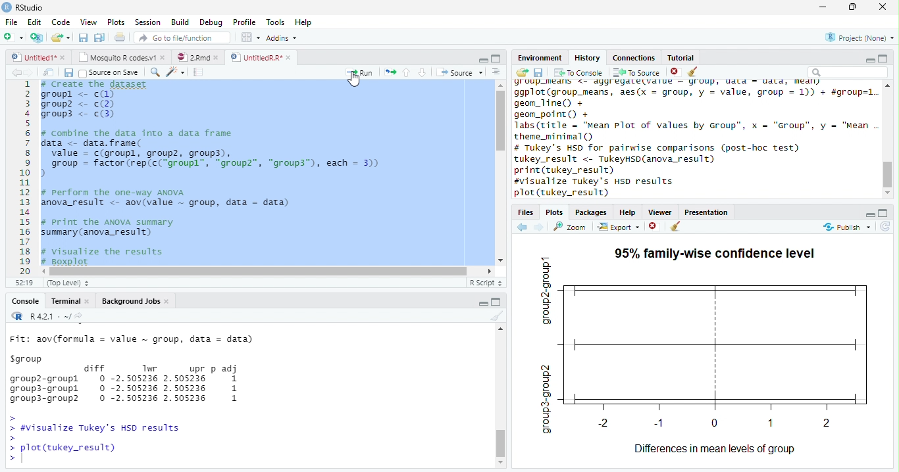  Describe the element at coordinates (823, 8) in the screenshot. I see `Minimize` at that location.